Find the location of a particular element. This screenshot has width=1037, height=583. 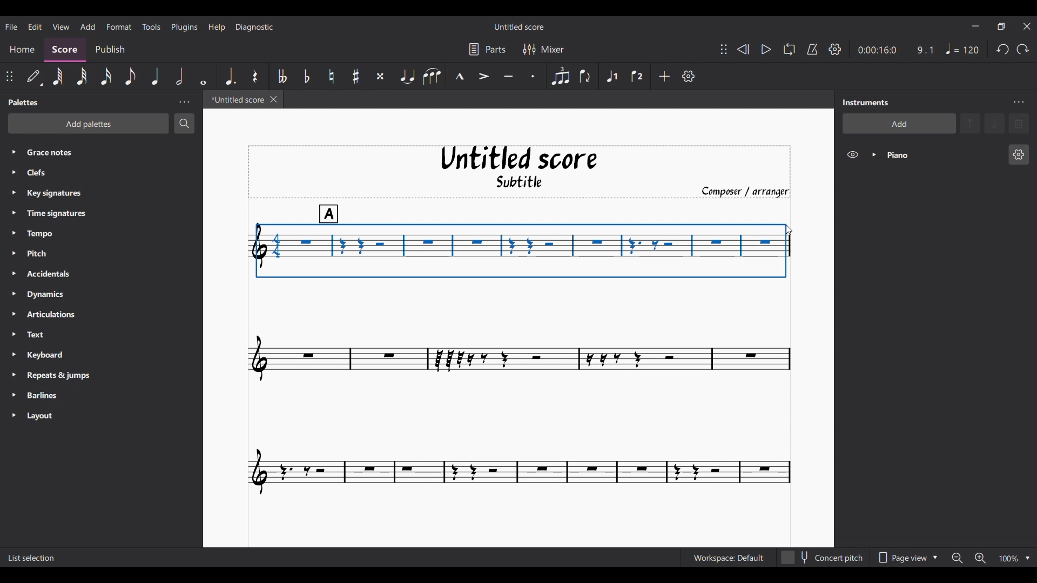

Parts is located at coordinates (487, 49).